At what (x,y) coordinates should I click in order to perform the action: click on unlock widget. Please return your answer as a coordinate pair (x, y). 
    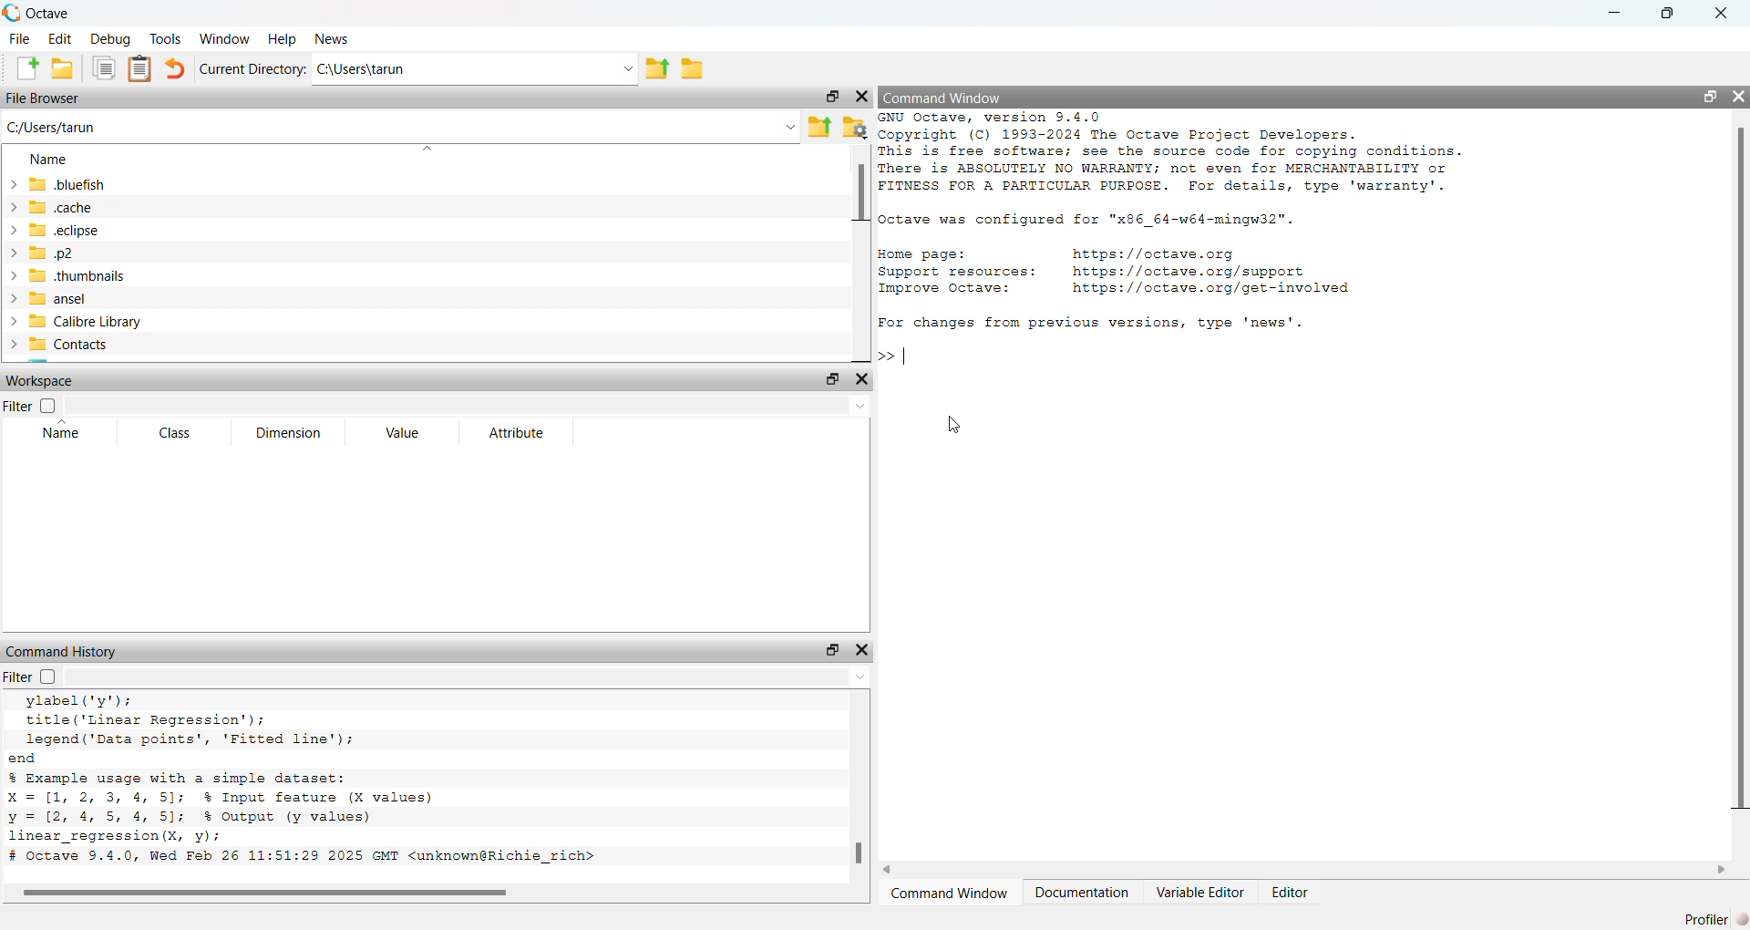
    Looking at the image, I should click on (834, 97).